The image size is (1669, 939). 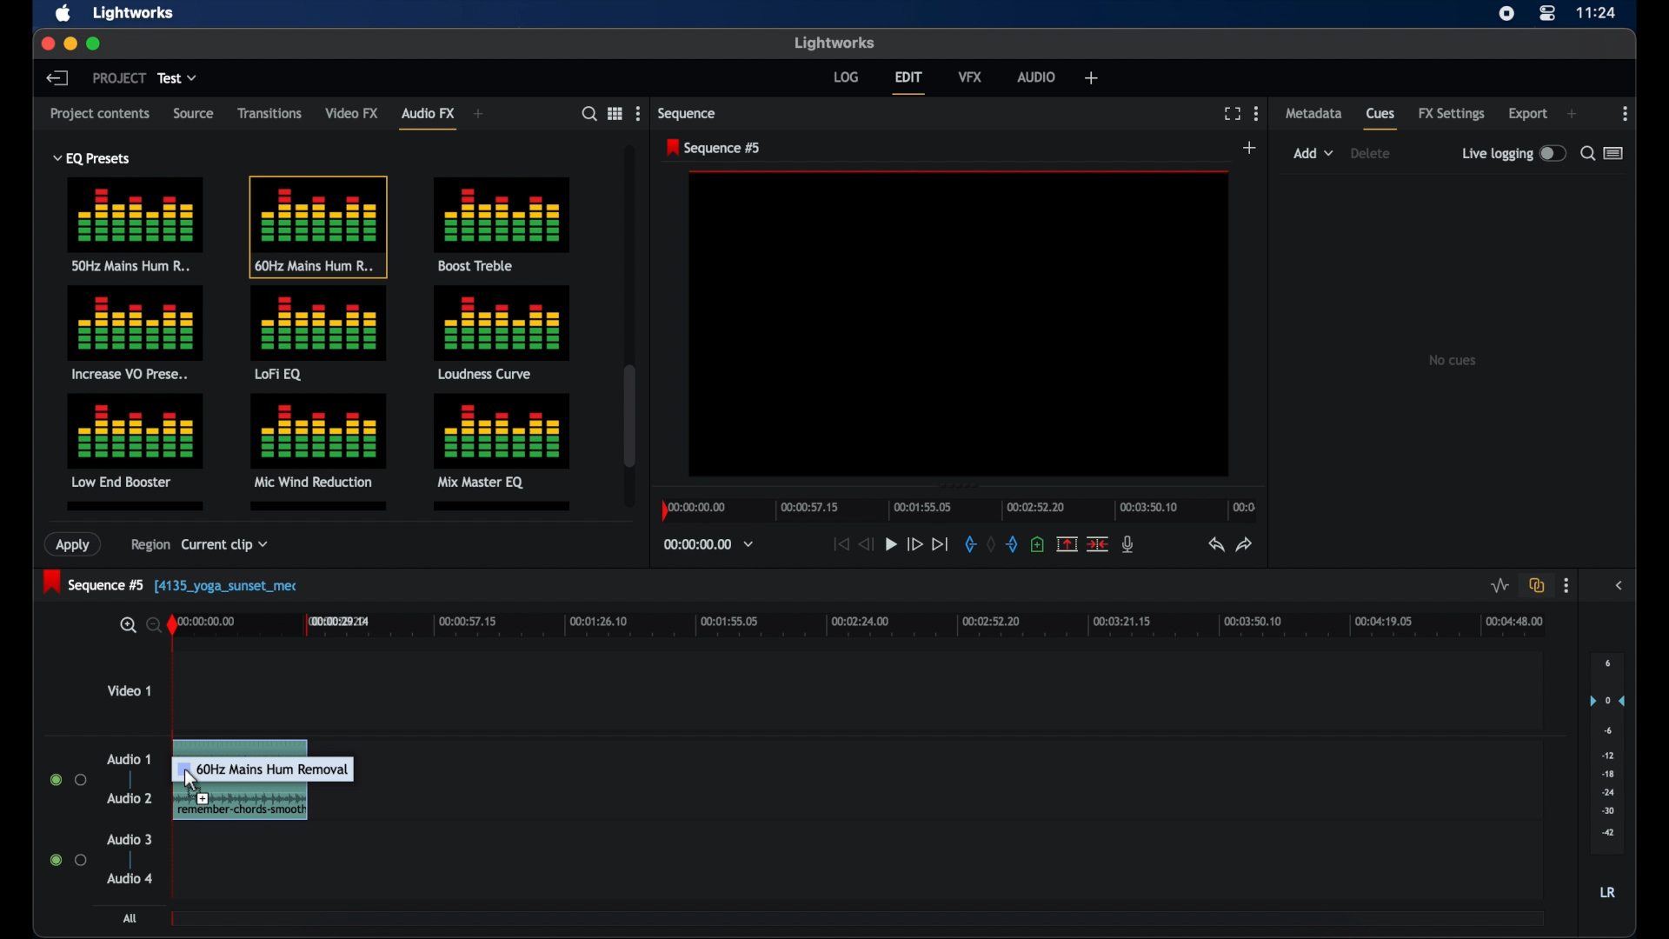 What do you see at coordinates (846, 77) in the screenshot?
I see `log` at bounding box center [846, 77].